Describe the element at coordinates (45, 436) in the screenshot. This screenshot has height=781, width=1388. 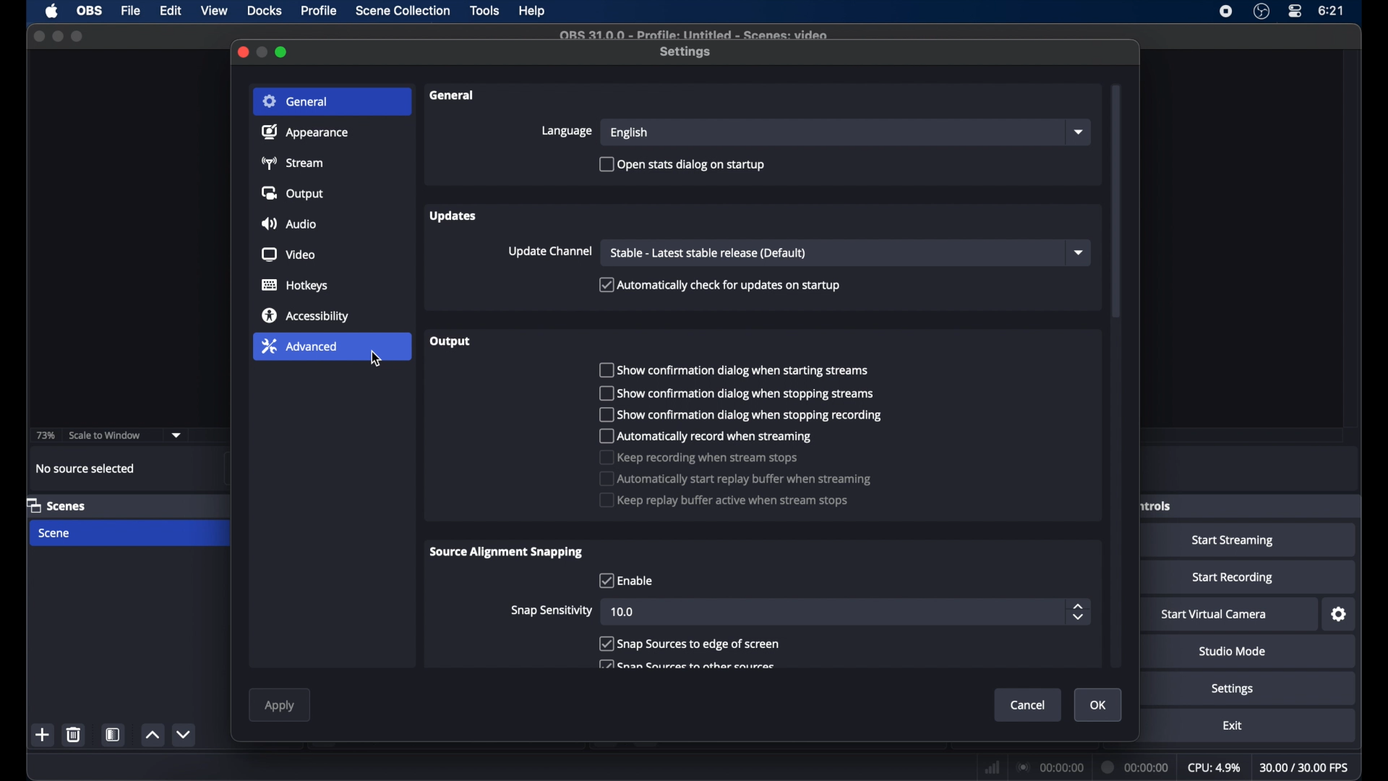
I see `73%` at that location.